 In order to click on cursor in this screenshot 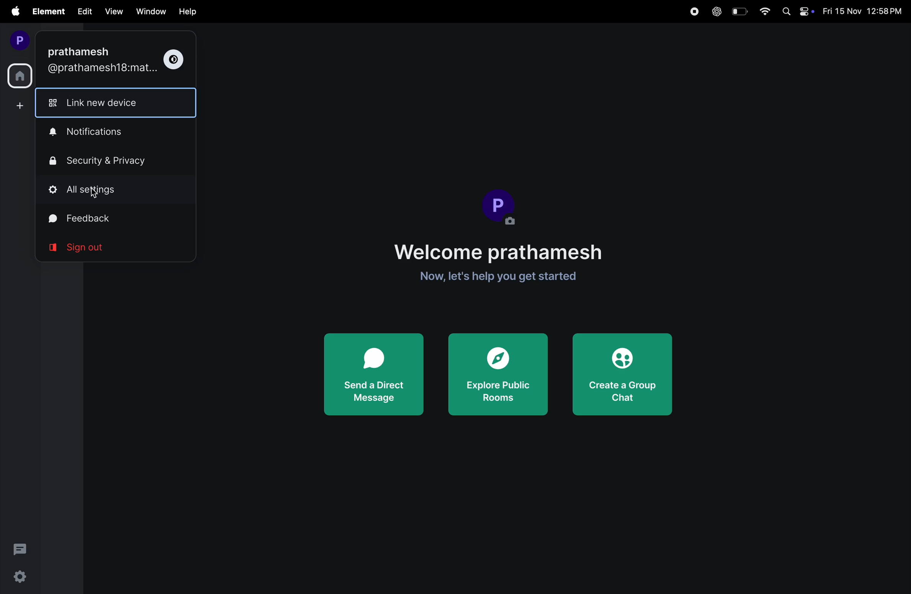, I will do `click(93, 196)`.